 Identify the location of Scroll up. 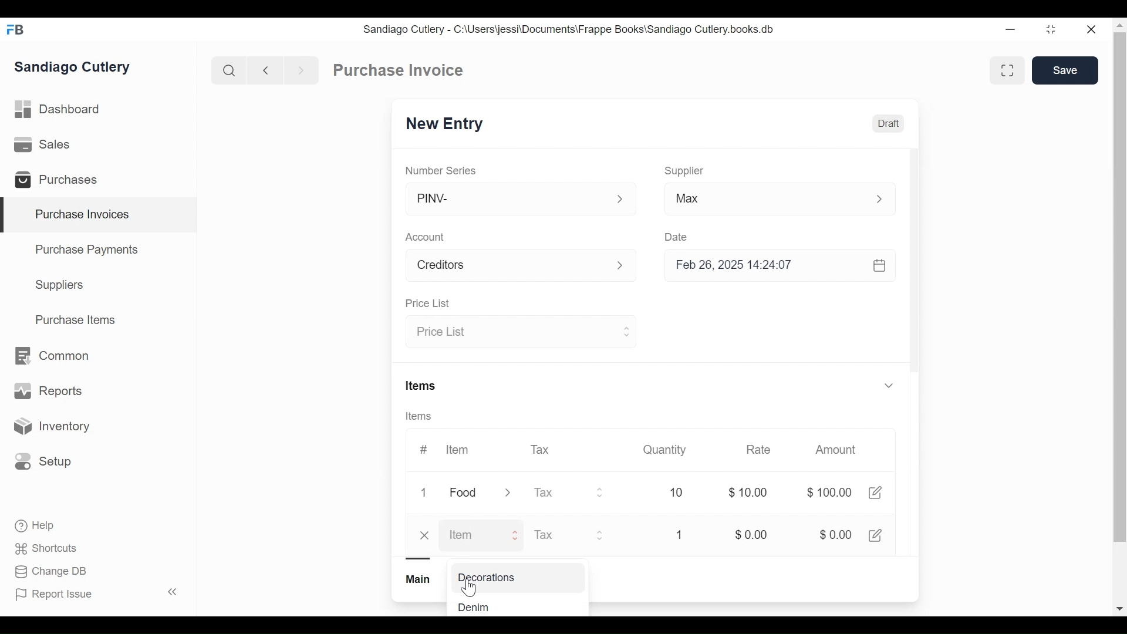
(1120, 27).